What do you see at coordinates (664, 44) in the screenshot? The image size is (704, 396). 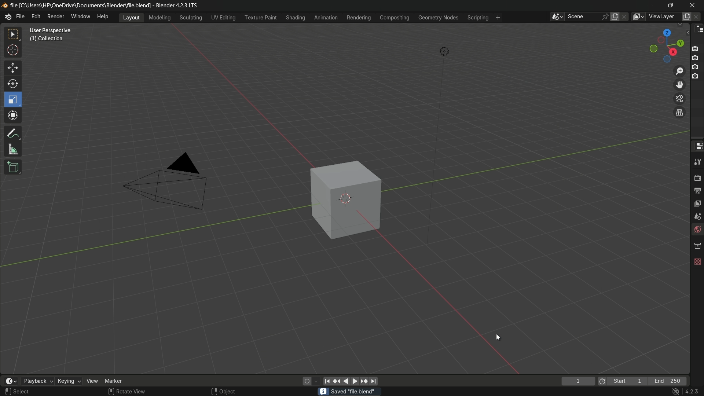 I see `preset view` at bounding box center [664, 44].